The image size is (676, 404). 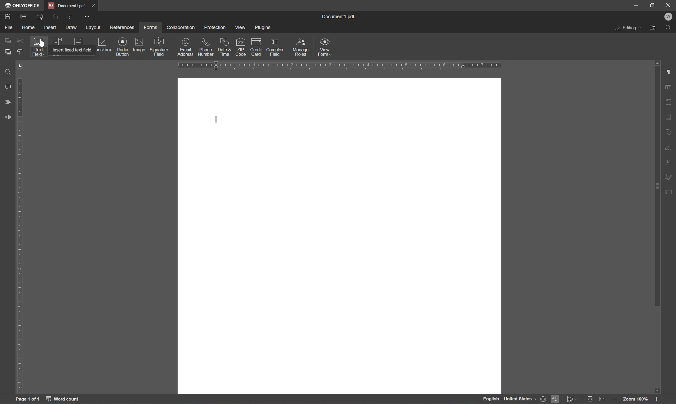 I want to click on view, so click(x=240, y=28).